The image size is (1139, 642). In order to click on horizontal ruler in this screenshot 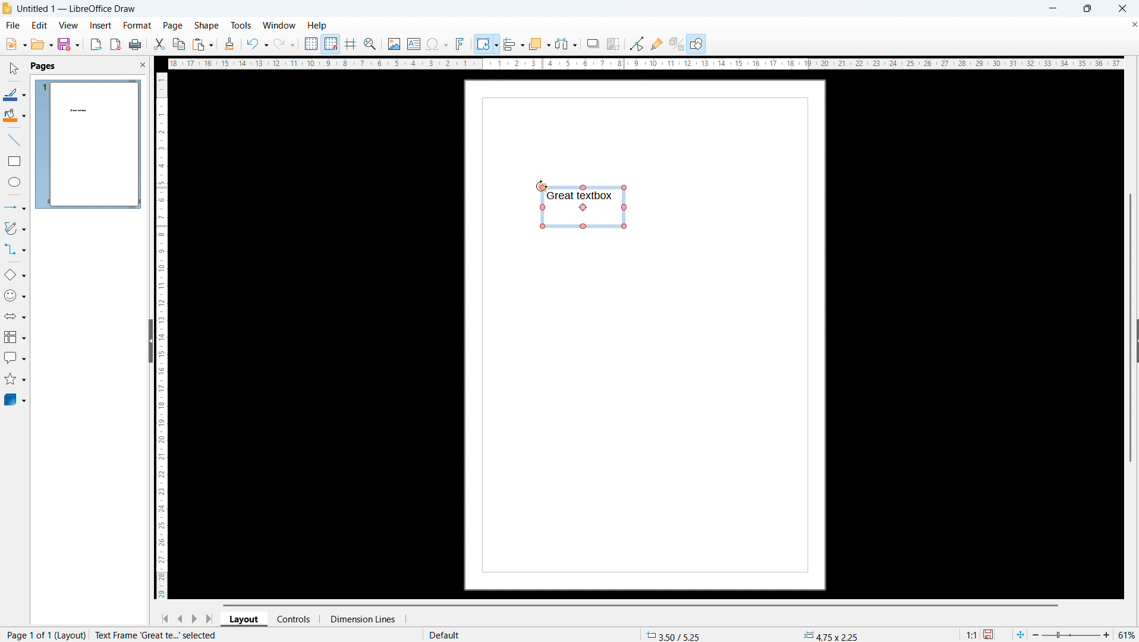, I will do `click(645, 65)`.